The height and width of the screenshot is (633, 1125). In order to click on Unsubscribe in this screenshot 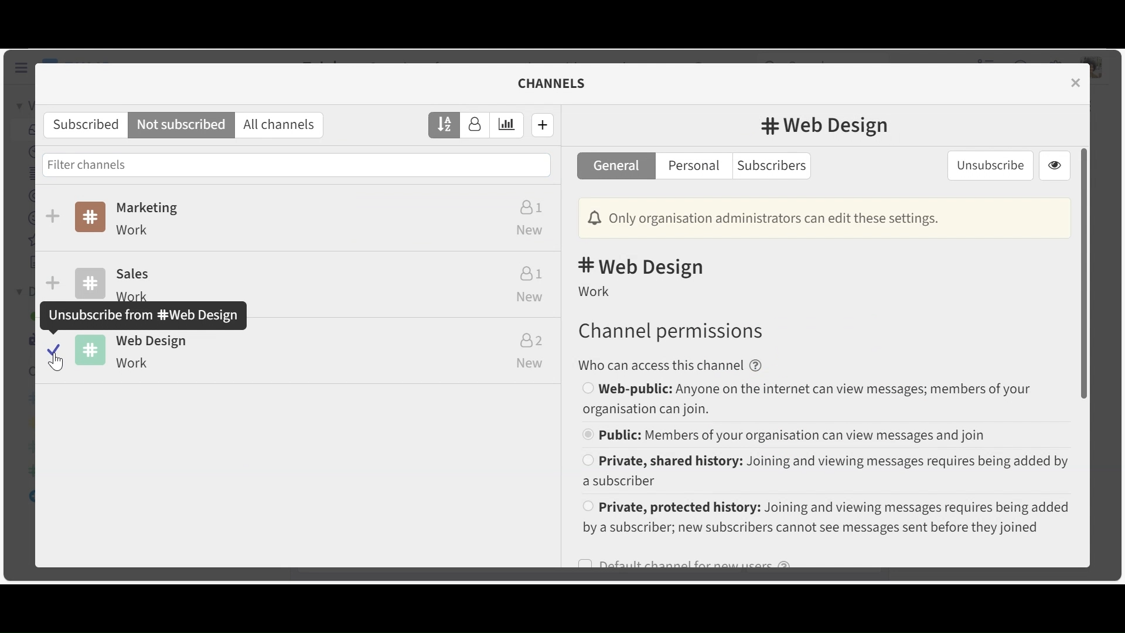, I will do `click(989, 164)`.